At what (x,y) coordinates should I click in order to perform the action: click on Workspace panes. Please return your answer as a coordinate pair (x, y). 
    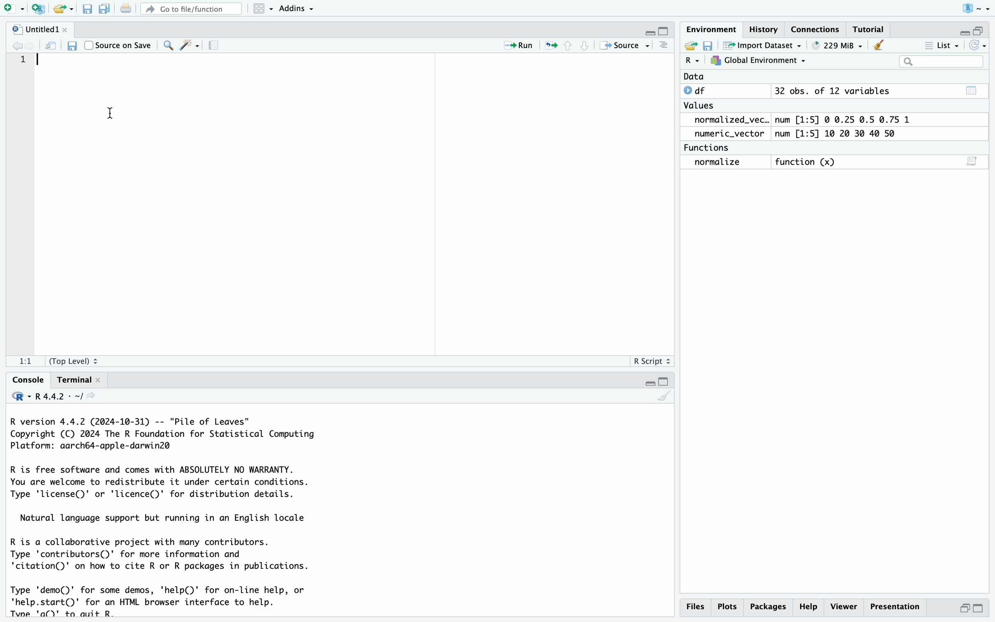
    Looking at the image, I should click on (260, 9).